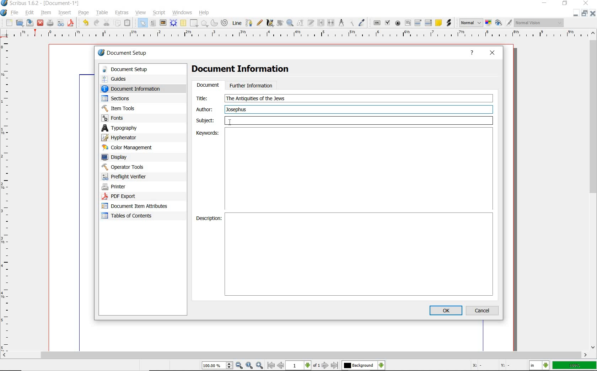 Image resolution: width=597 pixels, height=371 pixels. I want to click on freehand line, so click(259, 22).